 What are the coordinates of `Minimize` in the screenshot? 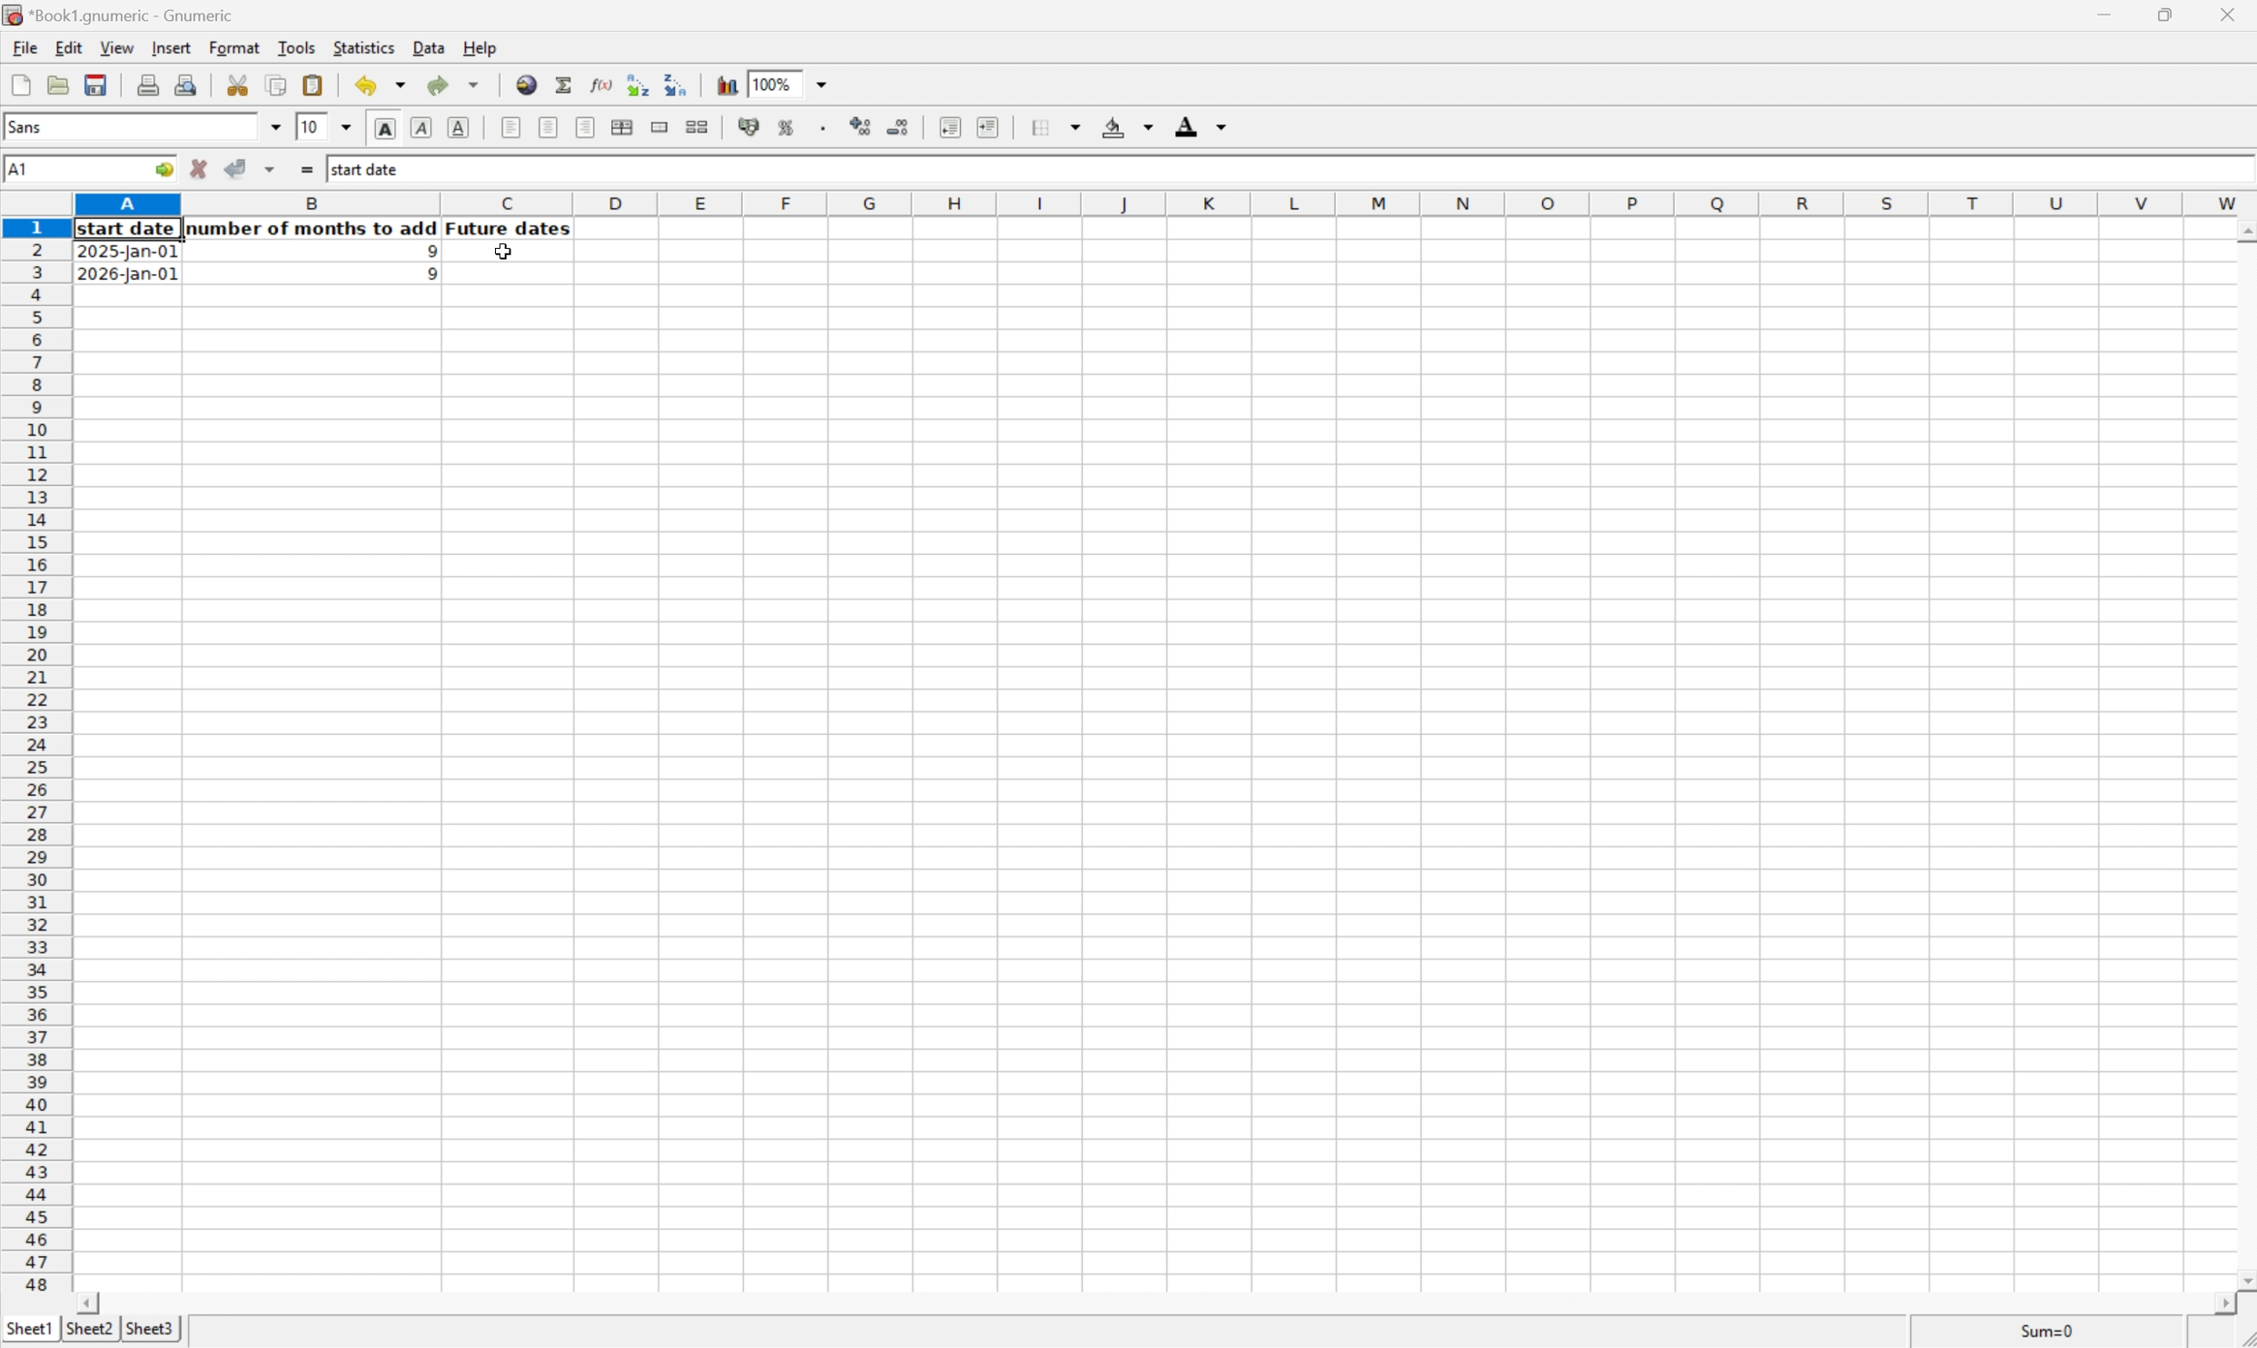 It's located at (2102, 12).